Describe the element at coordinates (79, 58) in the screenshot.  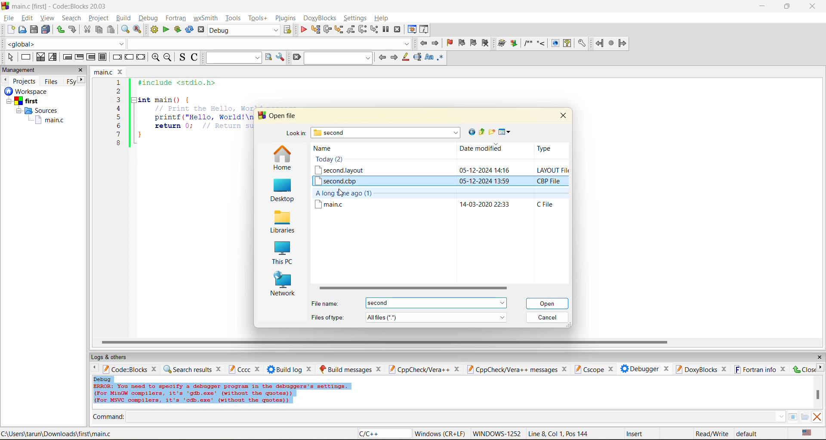
I see `exit condition loop` at that location.